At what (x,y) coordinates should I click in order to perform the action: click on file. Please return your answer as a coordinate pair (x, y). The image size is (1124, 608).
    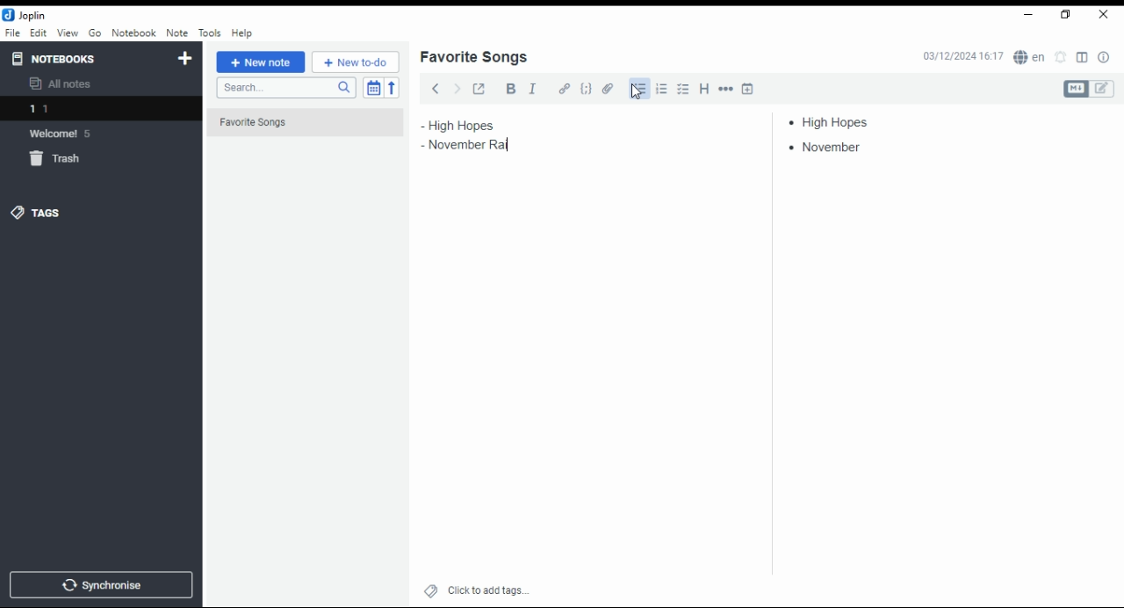
    Looking at the image, I should click on (12, 32).